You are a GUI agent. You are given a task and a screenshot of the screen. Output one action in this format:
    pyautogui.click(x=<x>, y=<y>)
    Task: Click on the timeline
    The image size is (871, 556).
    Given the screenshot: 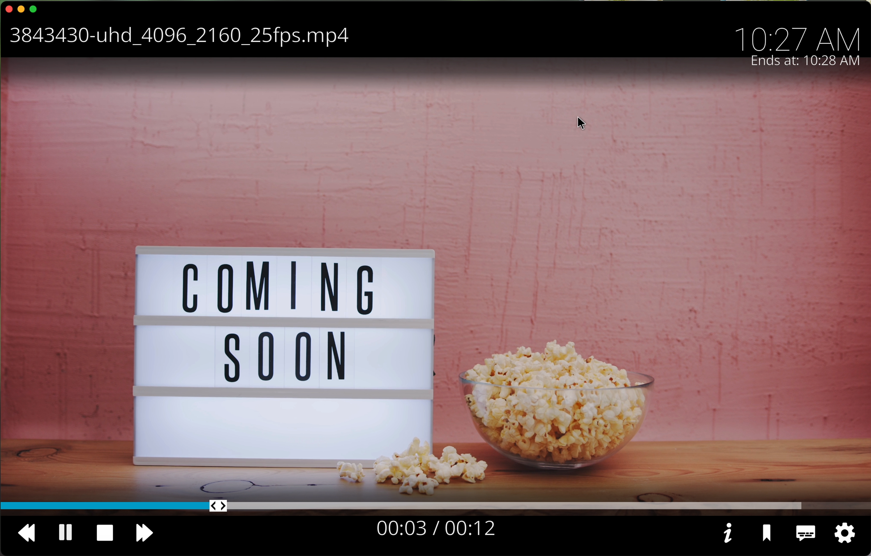 What is the action you would take?
    pyautogui.click(x=437, y=507)
    